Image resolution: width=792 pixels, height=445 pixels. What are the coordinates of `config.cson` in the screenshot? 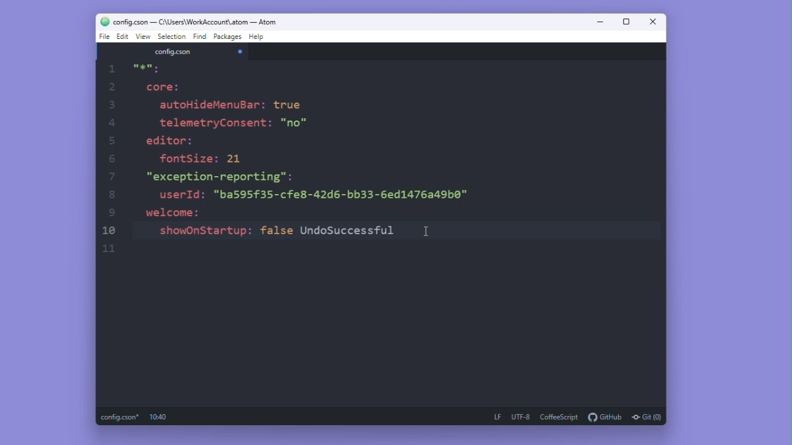 It's located at (173, 53).